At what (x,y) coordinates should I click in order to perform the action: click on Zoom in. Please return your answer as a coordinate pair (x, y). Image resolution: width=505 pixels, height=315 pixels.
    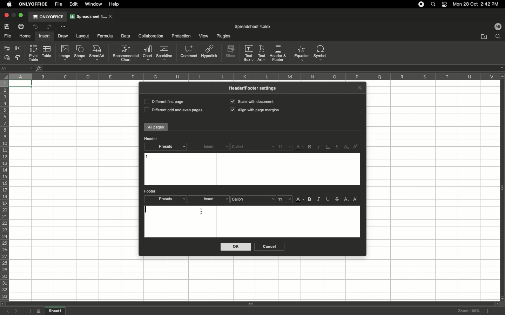
    Looking at the image, I should click on (487, 311).